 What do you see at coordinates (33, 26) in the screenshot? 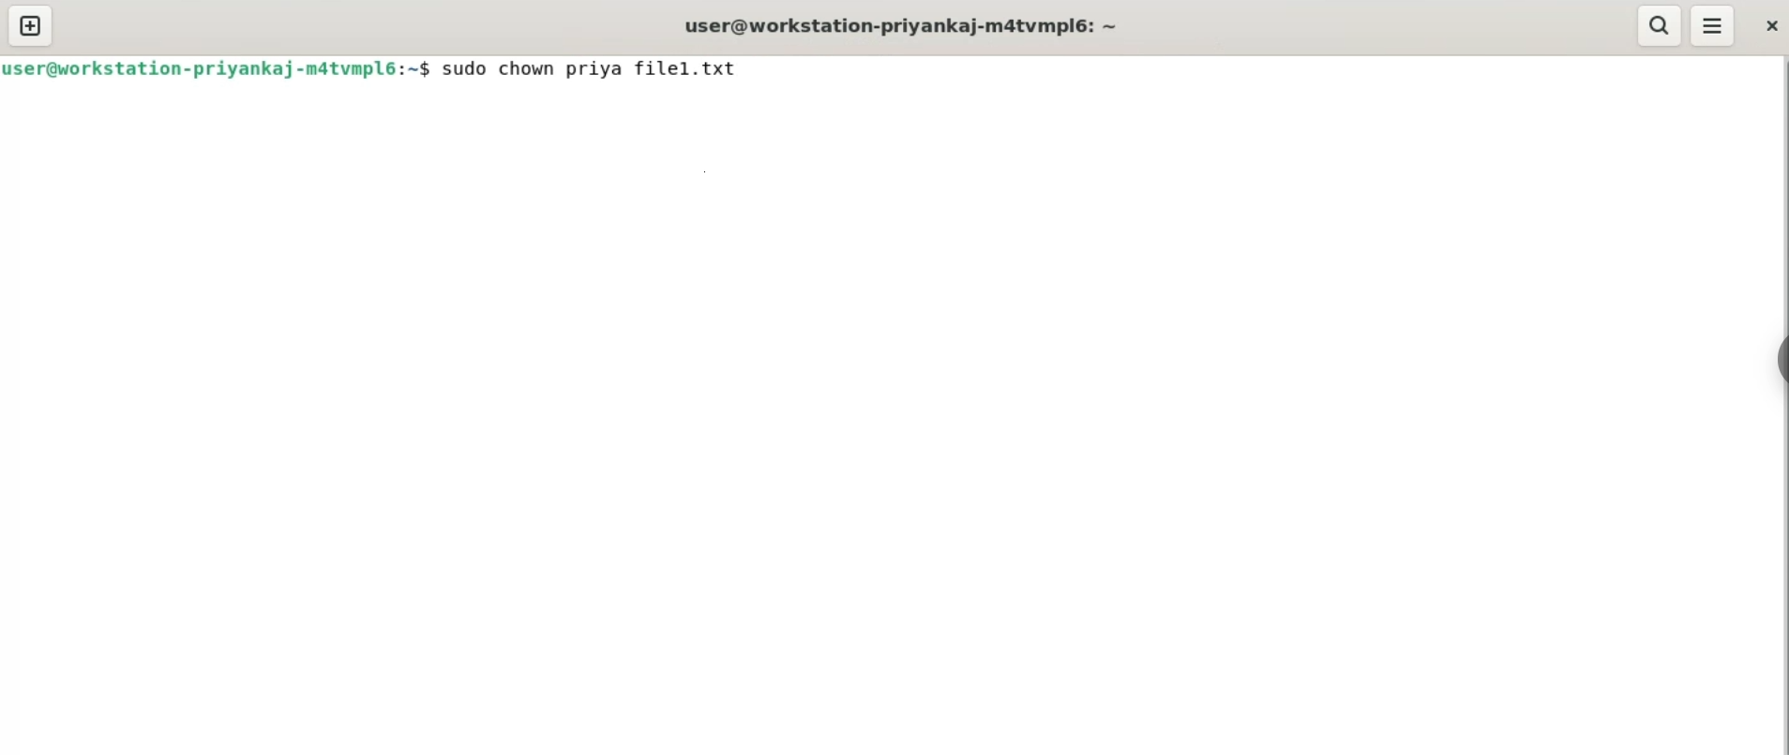
I see `new tab` at bounding box center [33, 26].